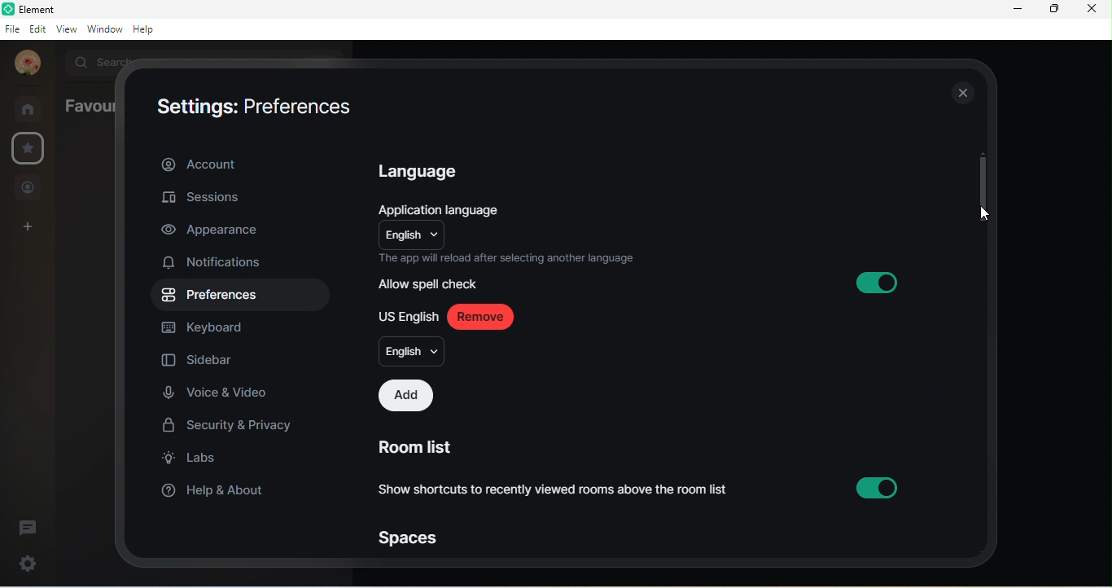 The image size is (1112, 588). What do you see at coordinates (1096, 11) in the screenshot?
I see `close` at bounding box center [1096, 11].